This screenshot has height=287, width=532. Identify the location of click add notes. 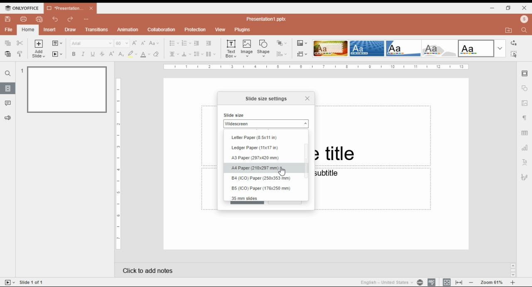
(146, 269).